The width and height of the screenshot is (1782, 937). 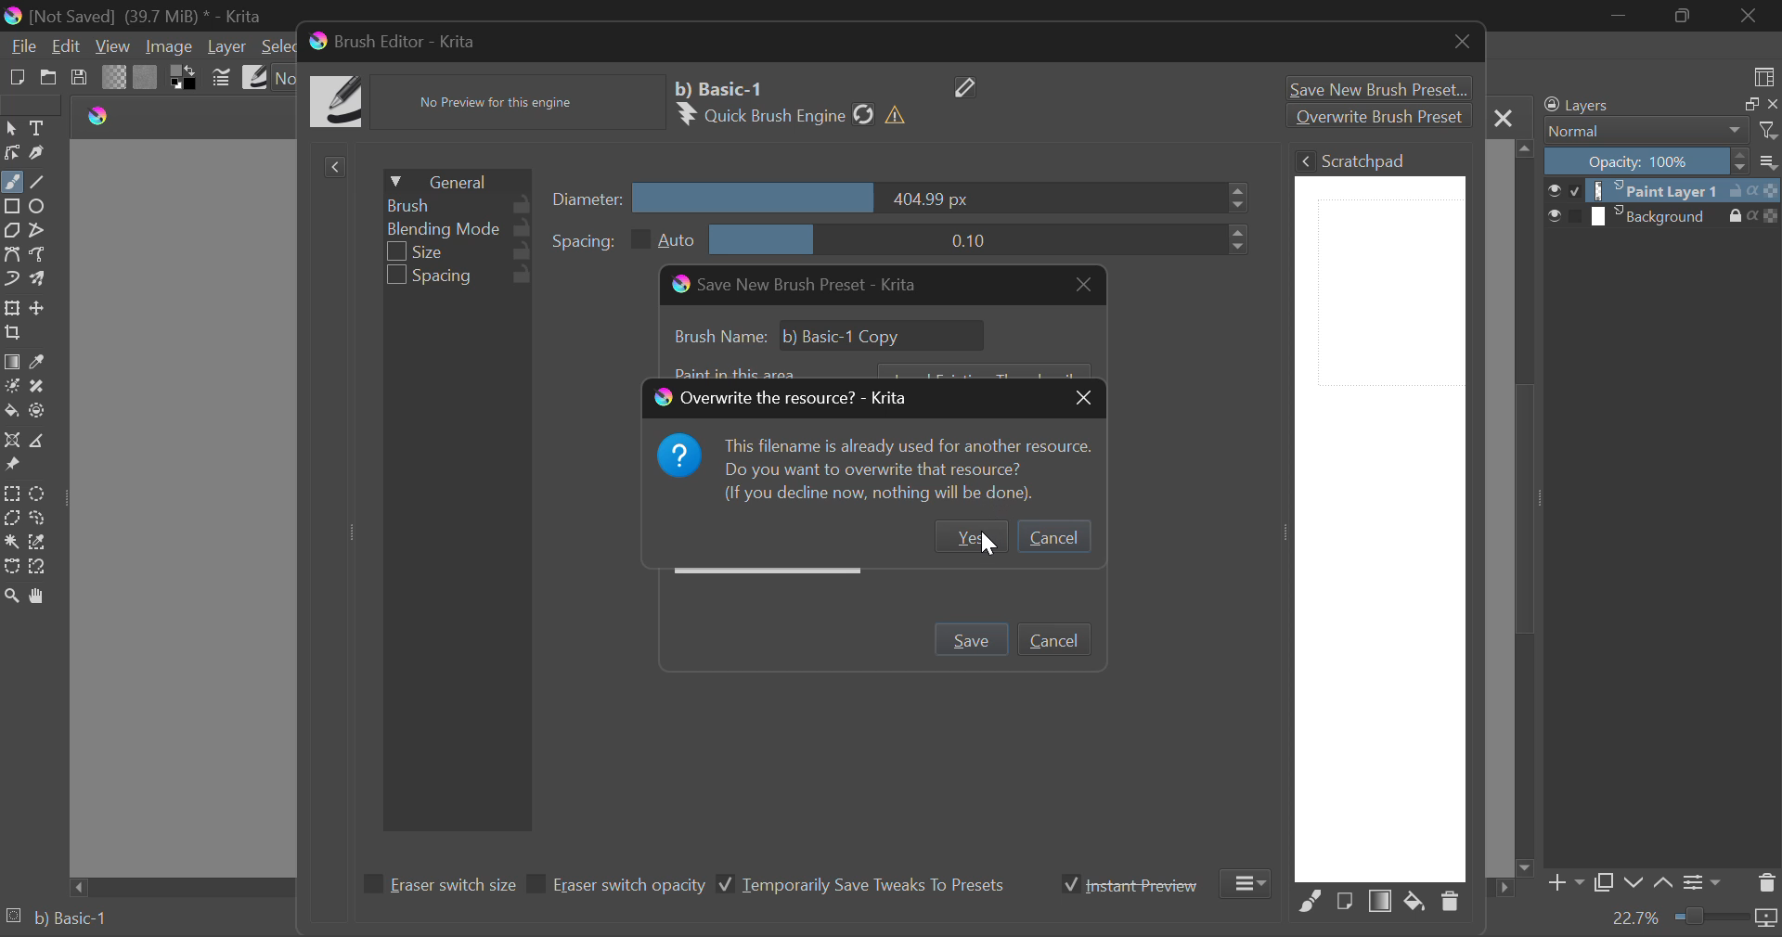 What do you see at coordinates (970, 640) in the screenshot?
I see `Press Enter to Save` at bounding box center [970, 640].